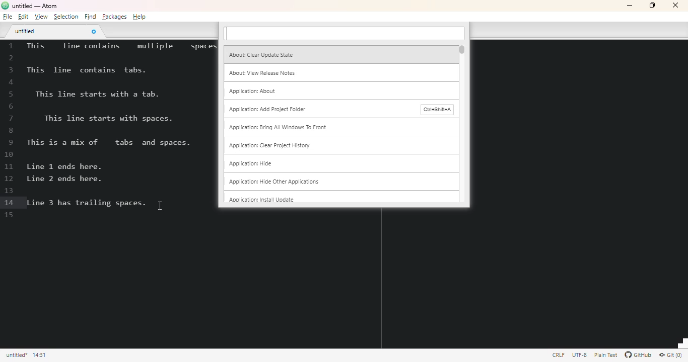  What do you see at coordinates (670, 354) in the screenshot?
I see `Git(0)` at bounding box center [670, 354].